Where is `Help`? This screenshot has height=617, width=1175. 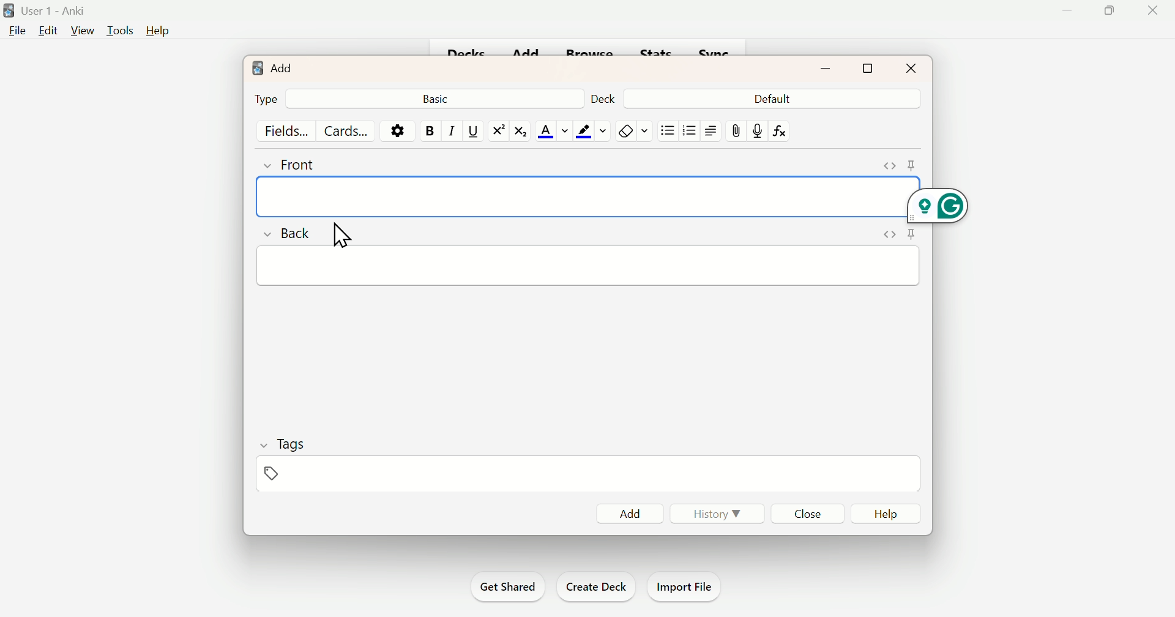 Help is located at coordinates (888, 512).